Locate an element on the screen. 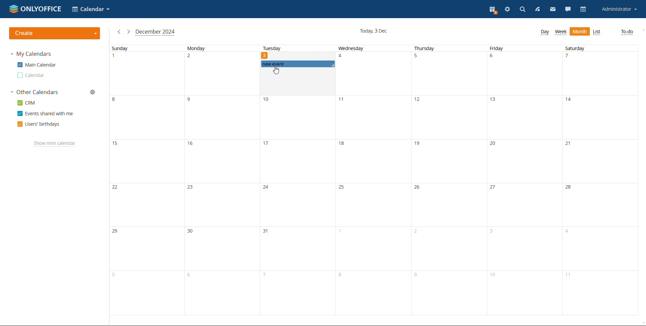  scroll up is located at coordinates (642, 30).